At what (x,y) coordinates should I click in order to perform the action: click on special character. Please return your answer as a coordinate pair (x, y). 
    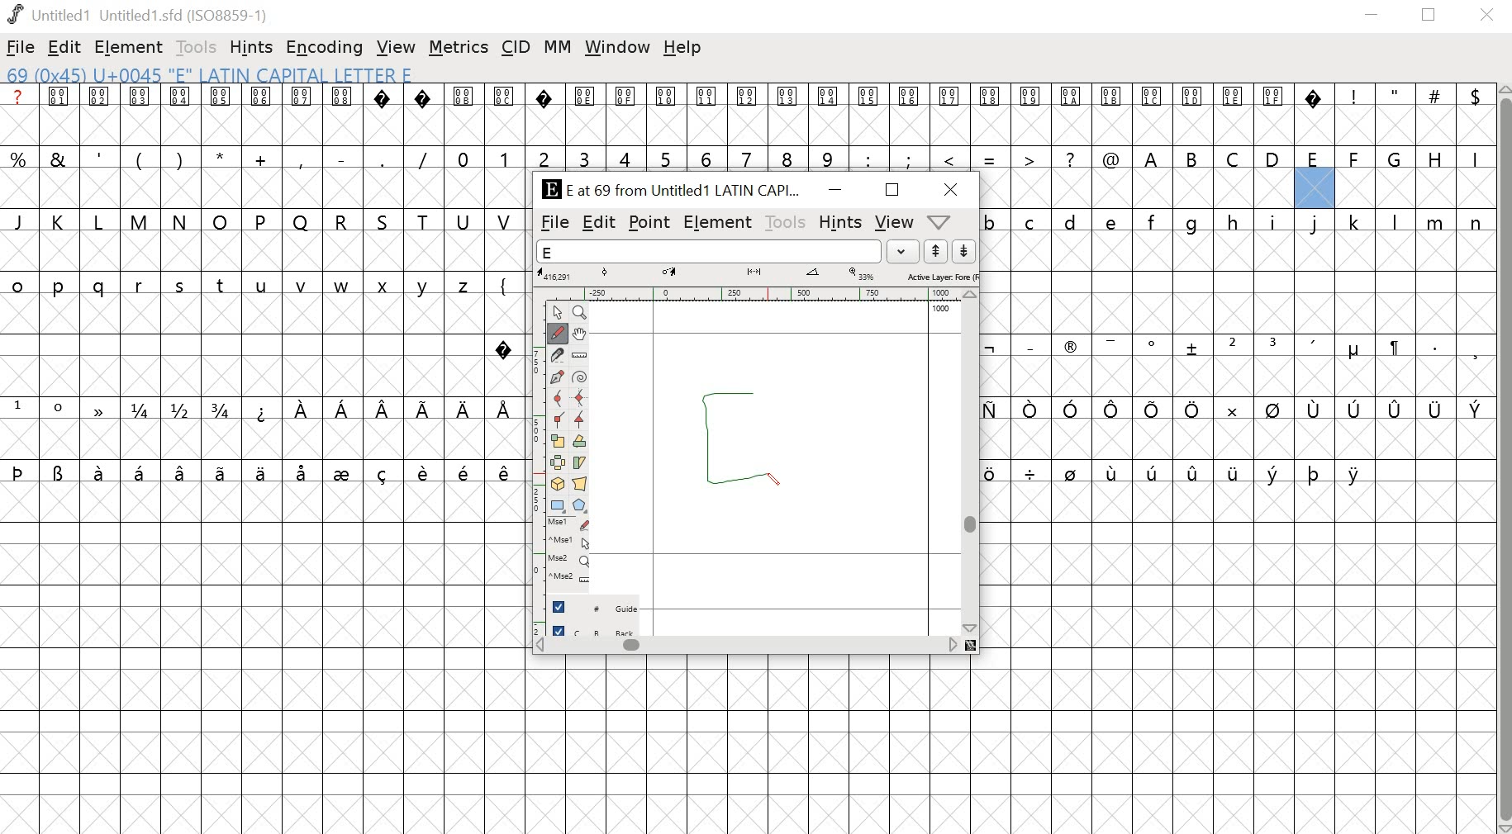
    Looking at the image, I should click on (508, 348).